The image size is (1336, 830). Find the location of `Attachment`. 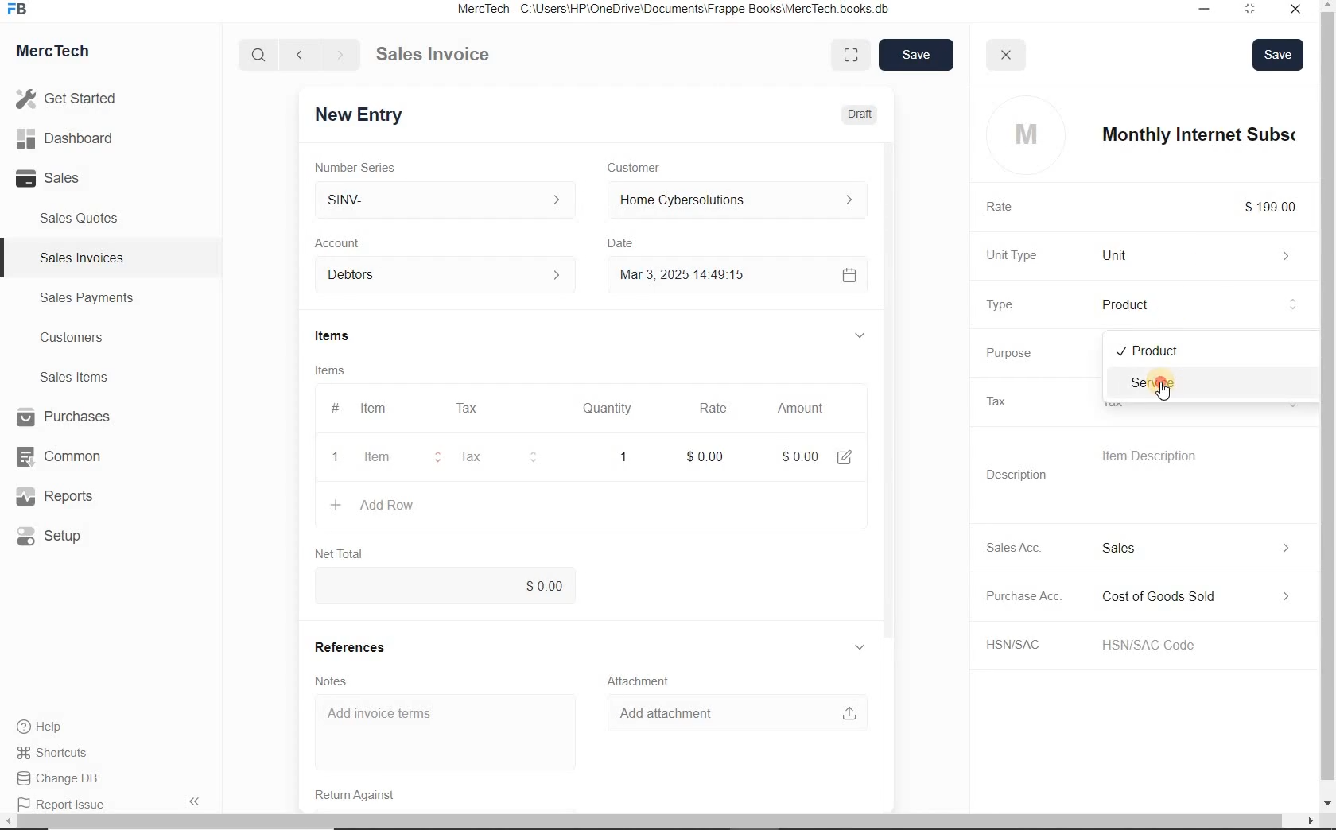

Attachment is located at coordinates (645, 679).